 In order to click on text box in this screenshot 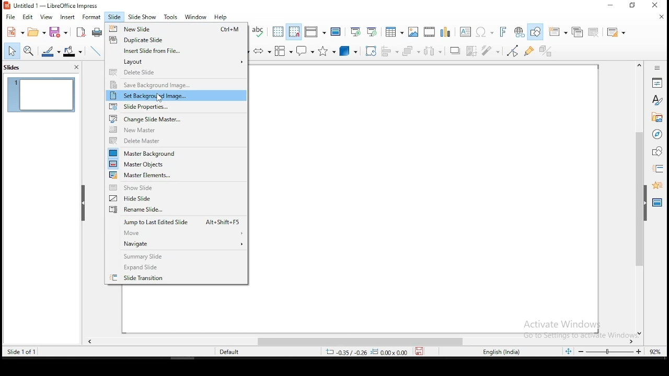, I will do `click(466, 32)`.